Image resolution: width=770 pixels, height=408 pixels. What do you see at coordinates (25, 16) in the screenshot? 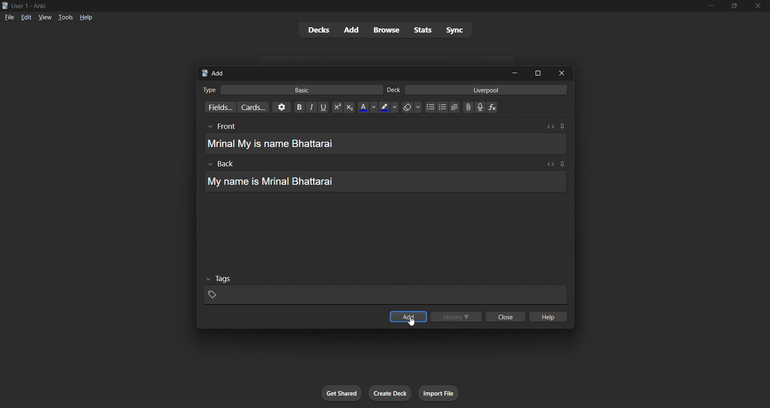
I see `edit` at bounding box center [25, 16].